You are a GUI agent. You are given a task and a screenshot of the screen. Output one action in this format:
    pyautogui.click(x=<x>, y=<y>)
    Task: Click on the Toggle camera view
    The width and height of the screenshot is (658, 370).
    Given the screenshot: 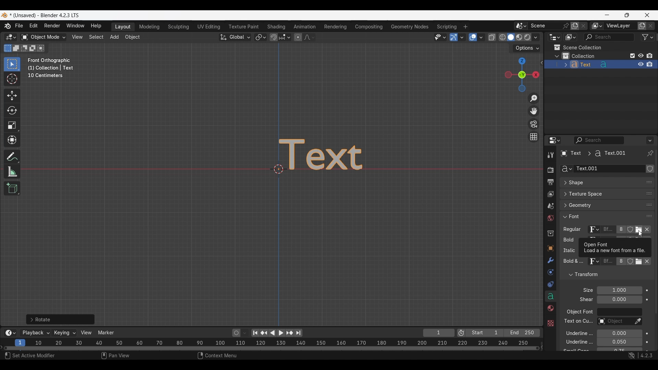 What is the action you would take?
    pyautogui.click(x=534, y=124)
    